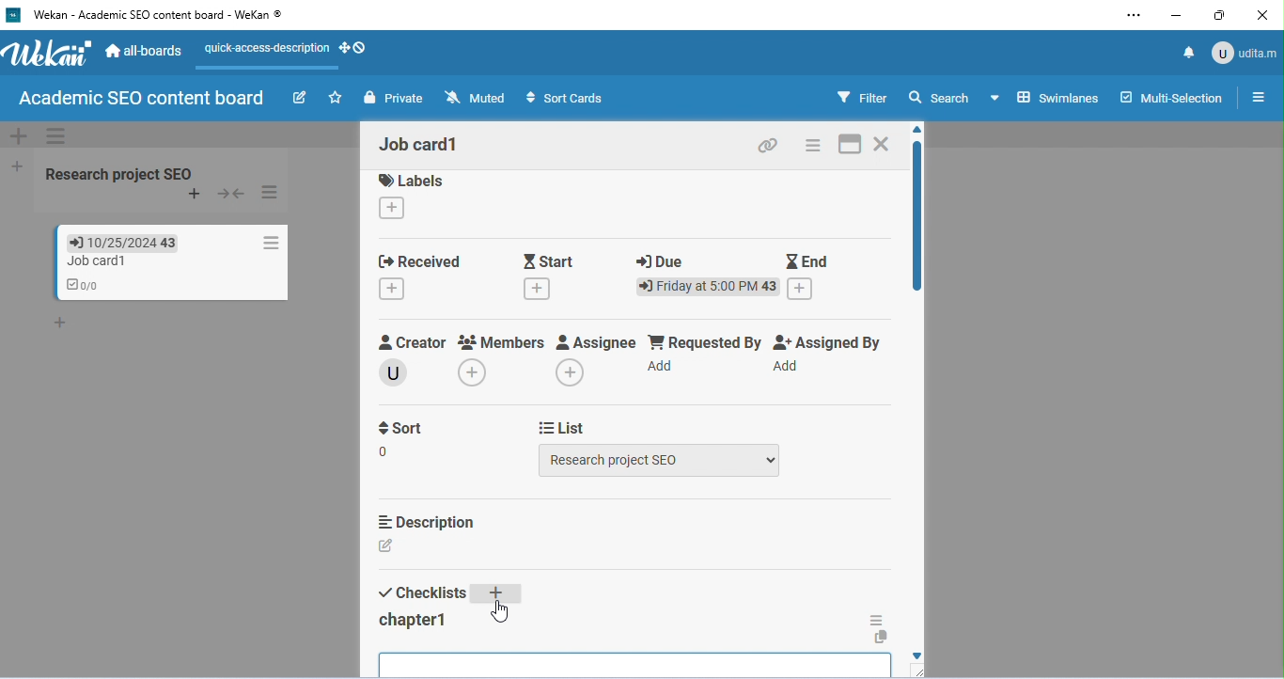  I want to click on card actions, so click(267, 243).